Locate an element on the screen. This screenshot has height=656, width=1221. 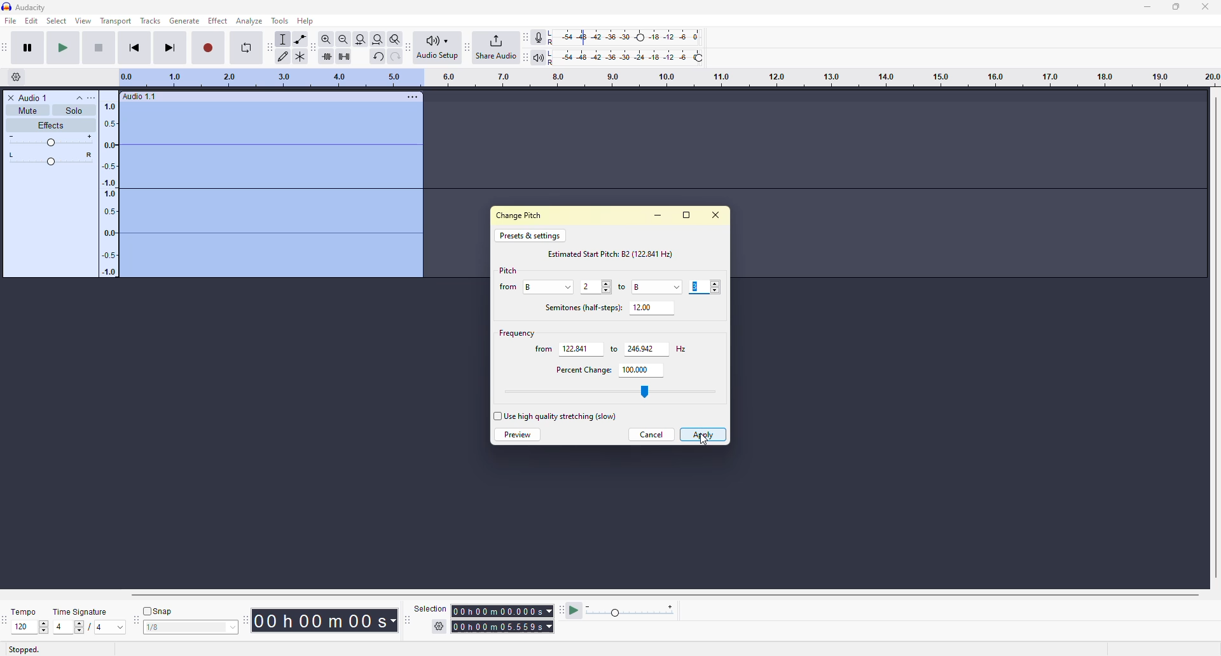
maximize is located at coordinates (686, 215).